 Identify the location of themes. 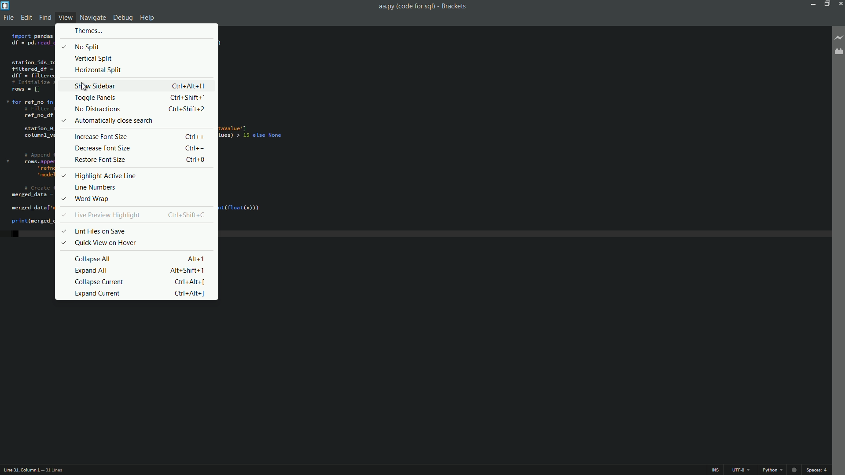
(88, 31).